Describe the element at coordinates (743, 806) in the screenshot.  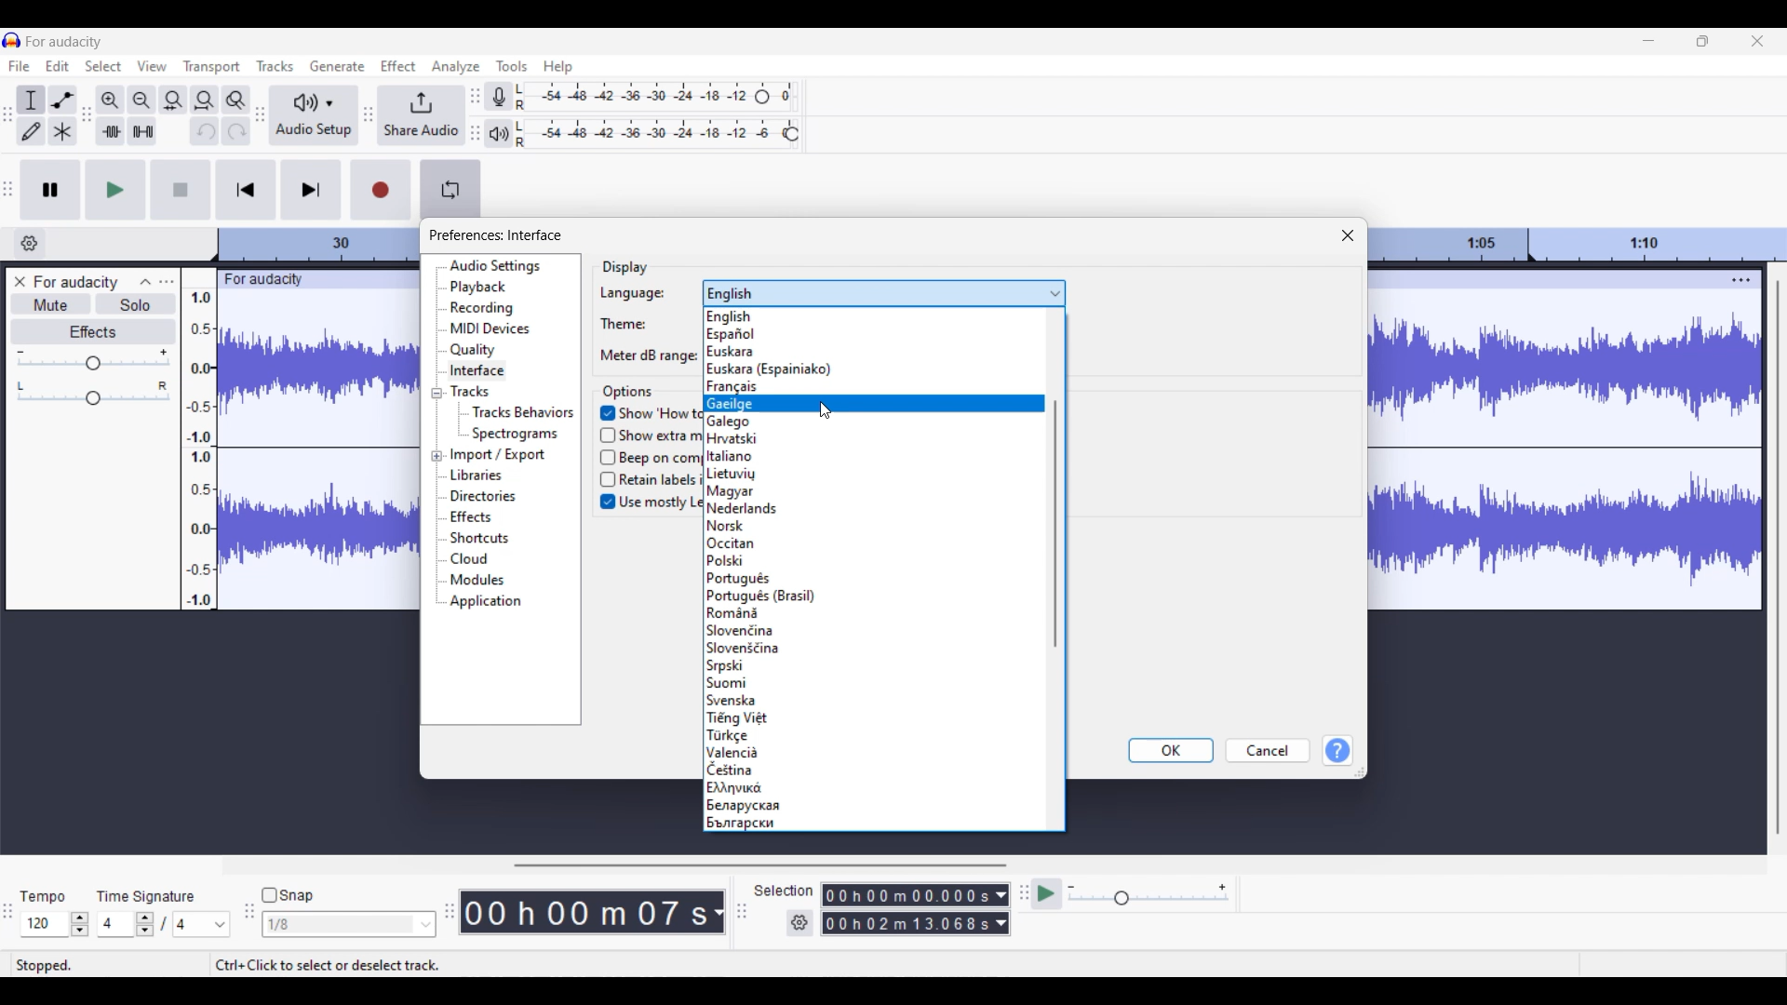
I see `J benapycxan` at that location.